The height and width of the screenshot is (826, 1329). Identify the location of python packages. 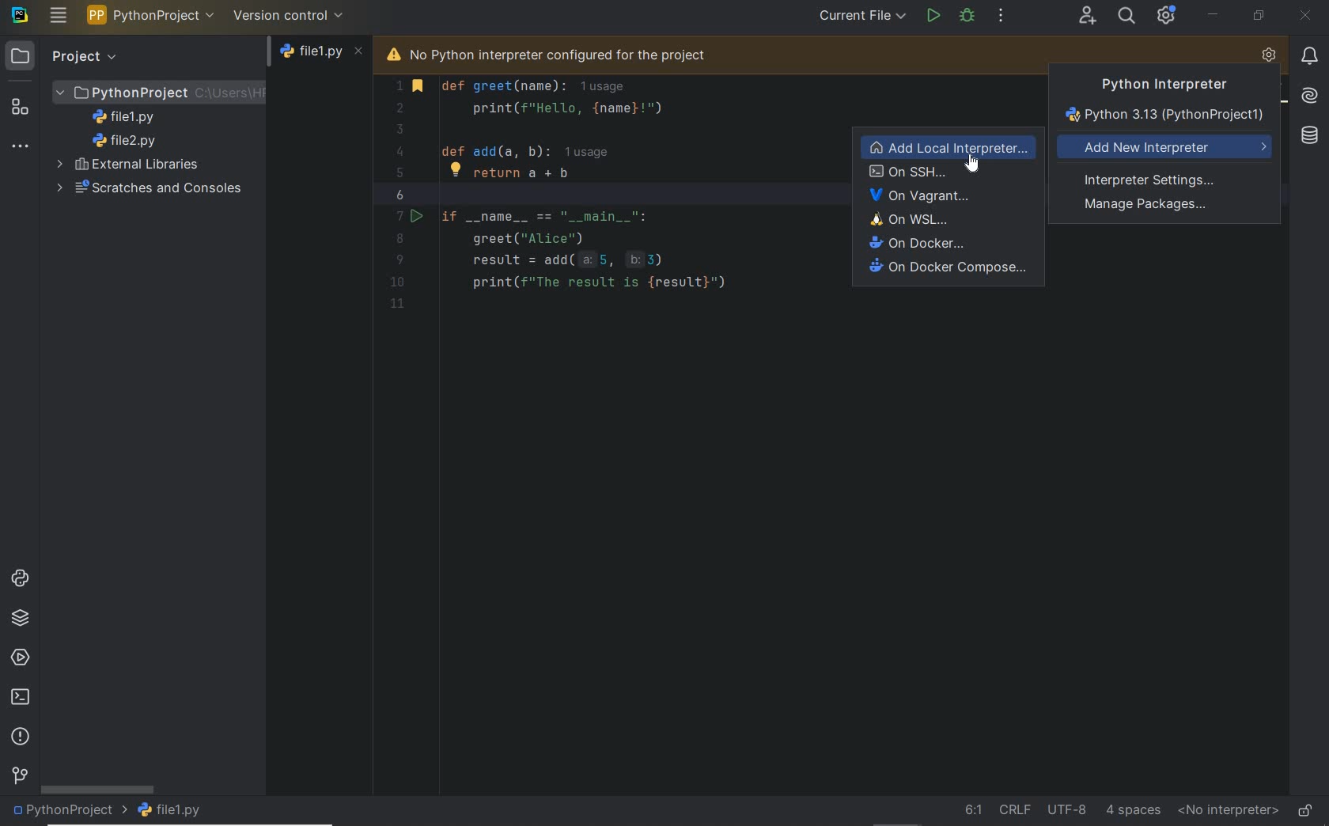
(21, 618).